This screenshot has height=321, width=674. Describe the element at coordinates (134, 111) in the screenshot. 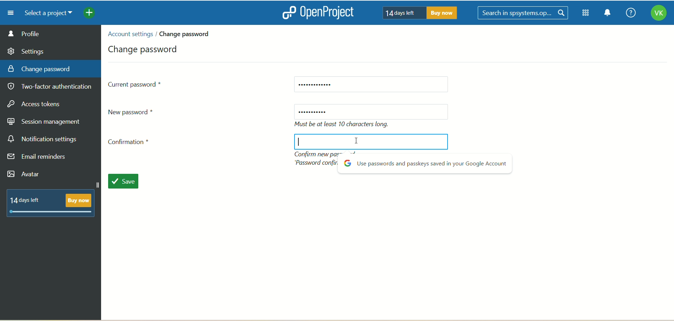

I see `new password` at that location.